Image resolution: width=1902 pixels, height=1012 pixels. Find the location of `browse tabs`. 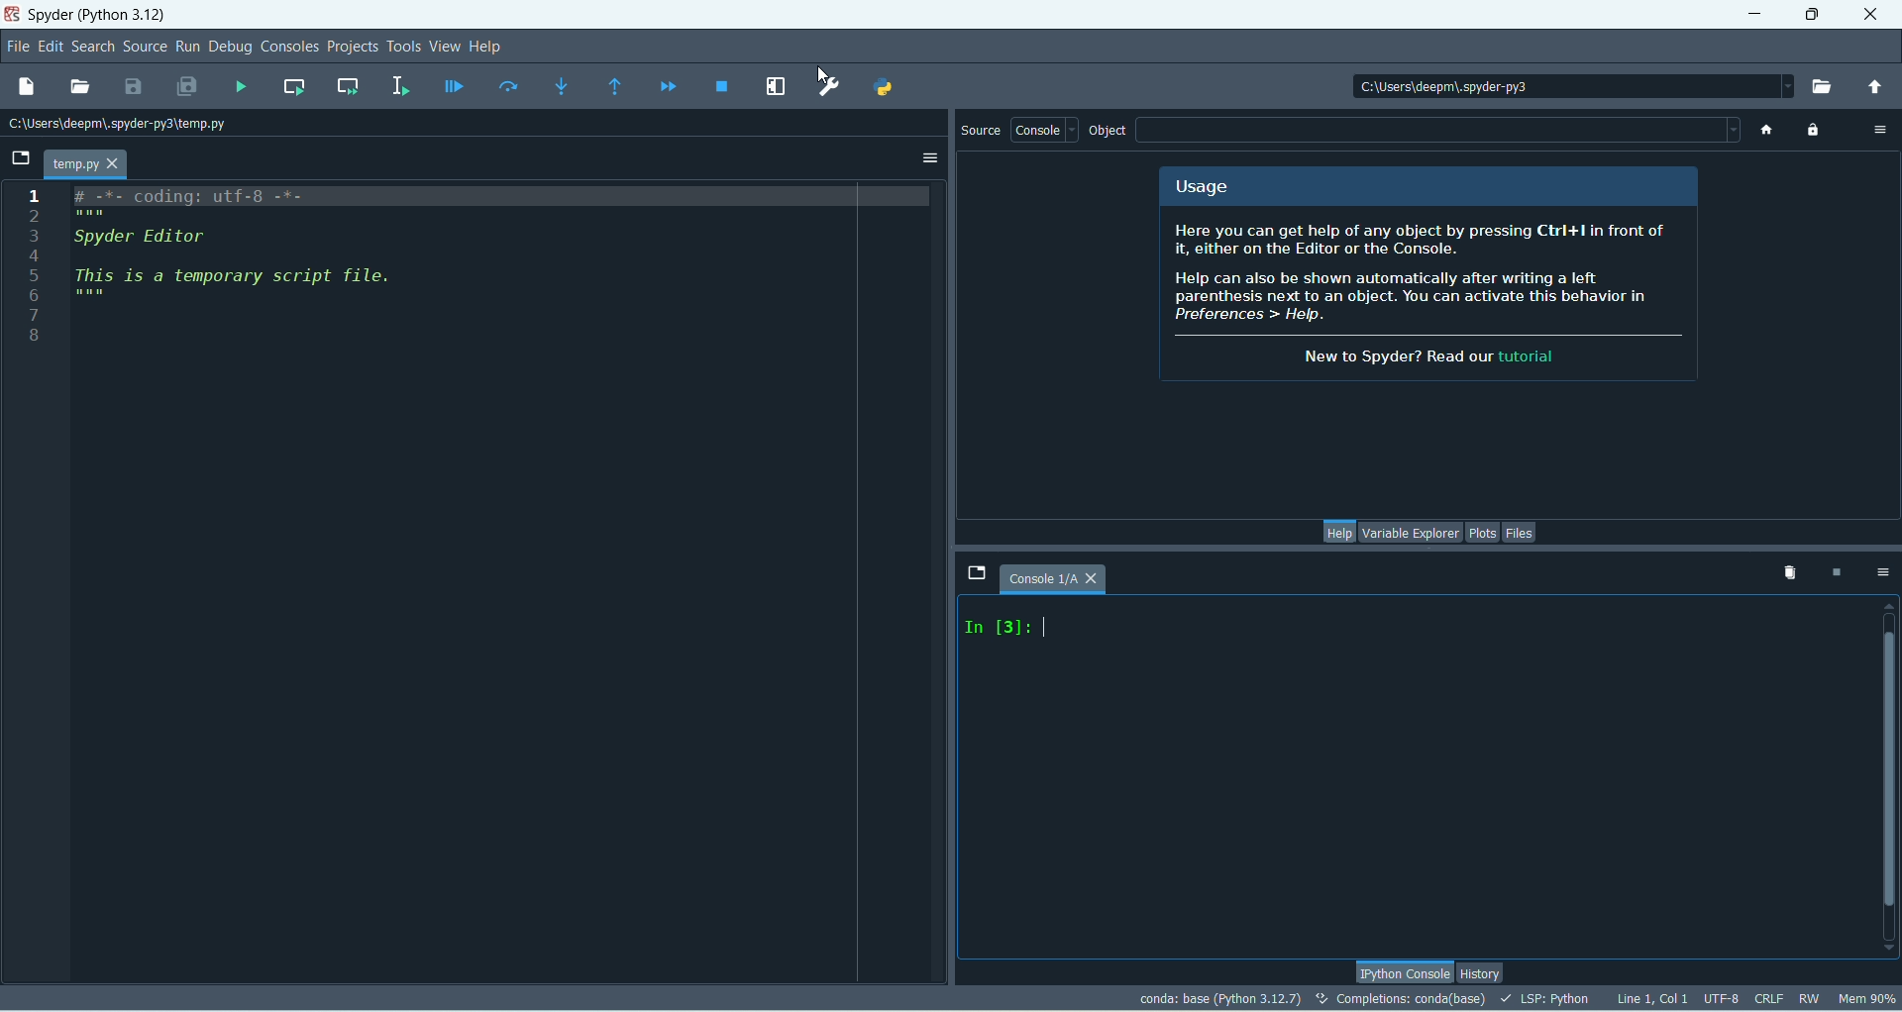

browse tabs is located at coordinates (20, 158).